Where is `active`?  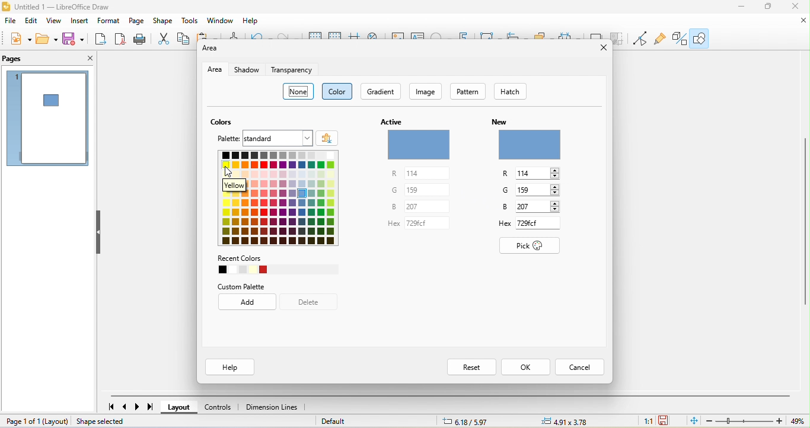 active is located at coordinates (419, 139).